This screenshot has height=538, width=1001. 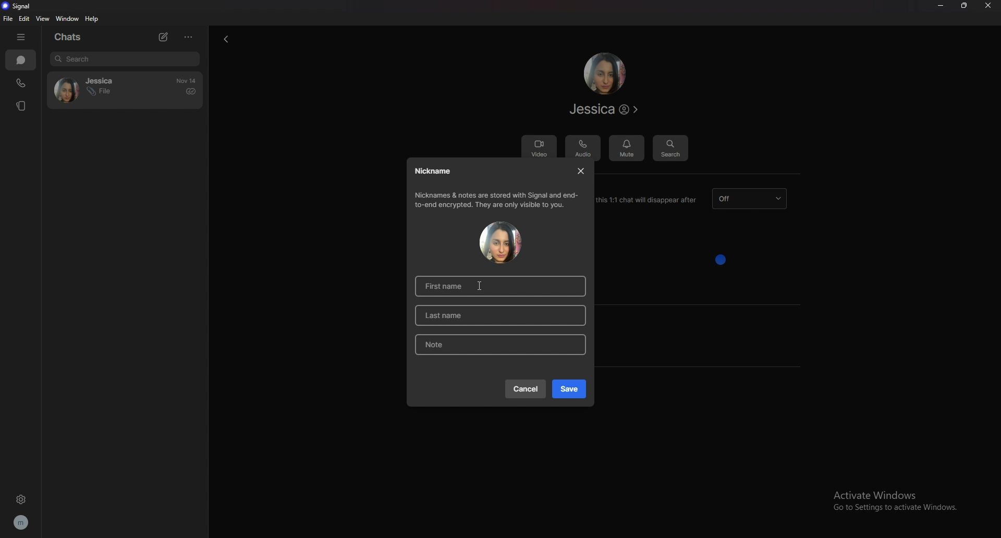 What do you see at coordinates (190, 36) in the screenshot?
I see `options` at bounding box center [190, 36].